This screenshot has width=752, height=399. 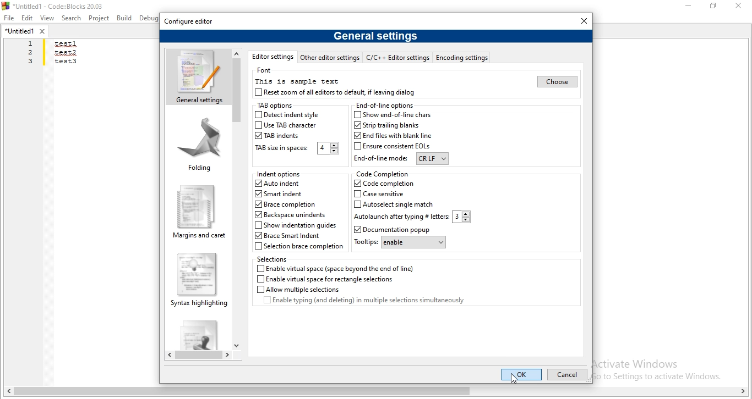 I want to click on 1 2 3, so click(x=31, y=53).